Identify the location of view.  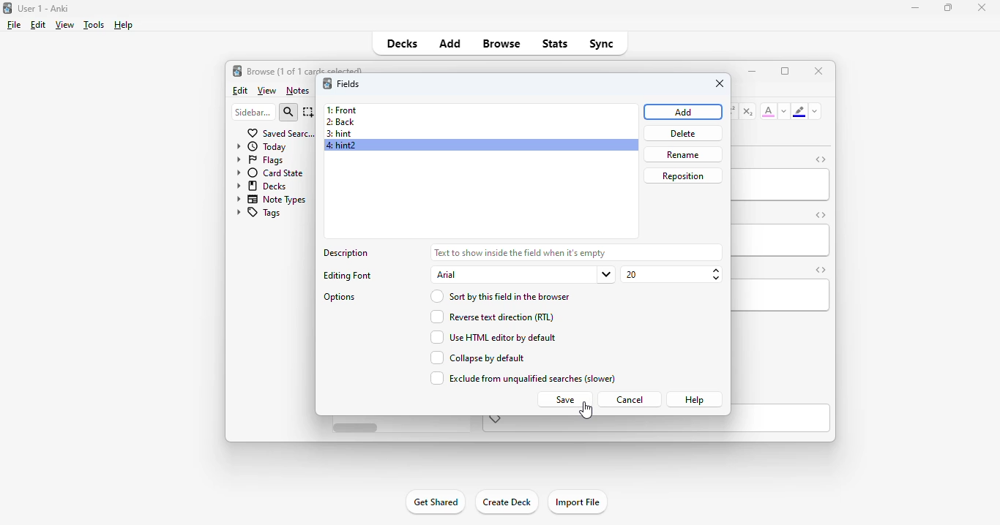
(64, 24).